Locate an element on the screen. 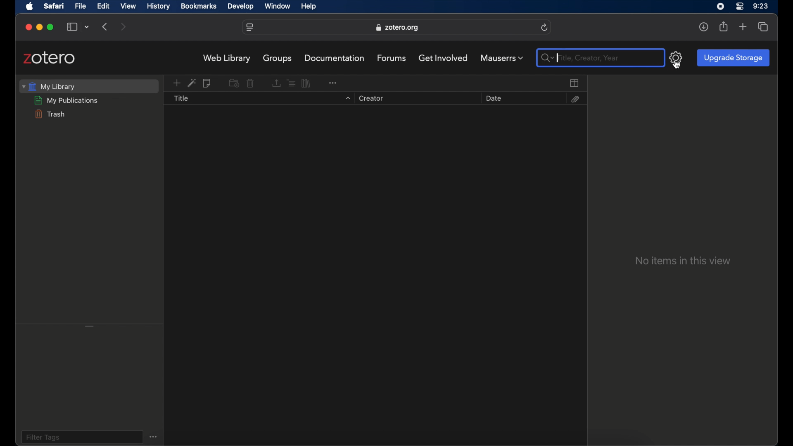  trash is located at coordinates (49, 114).